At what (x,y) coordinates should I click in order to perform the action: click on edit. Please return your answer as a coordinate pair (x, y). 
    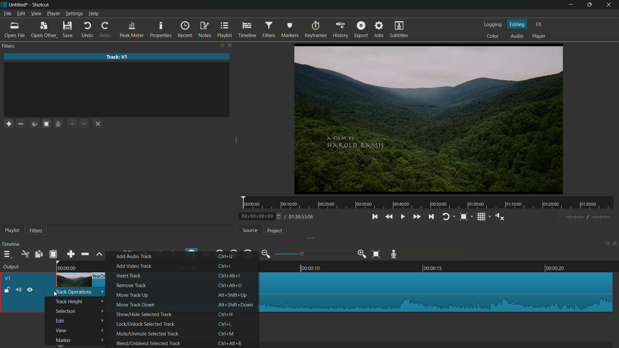
    Looking at the image, I should click on (61, 321).